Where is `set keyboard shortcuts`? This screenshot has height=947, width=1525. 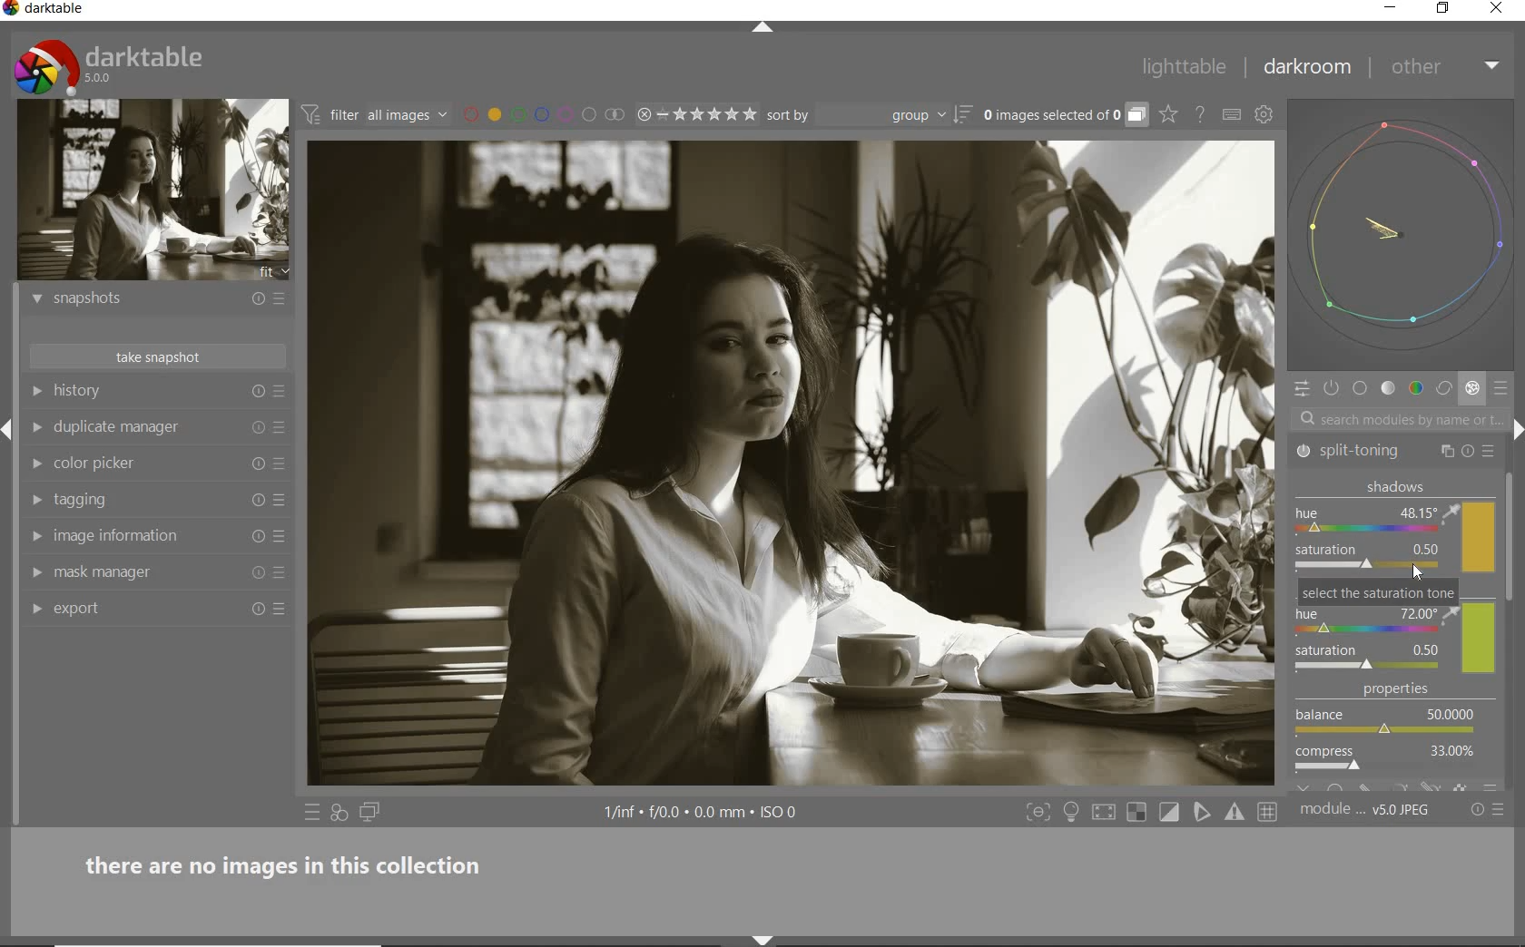
set keyboard shortcuts is located at coordinates (1232, 114).